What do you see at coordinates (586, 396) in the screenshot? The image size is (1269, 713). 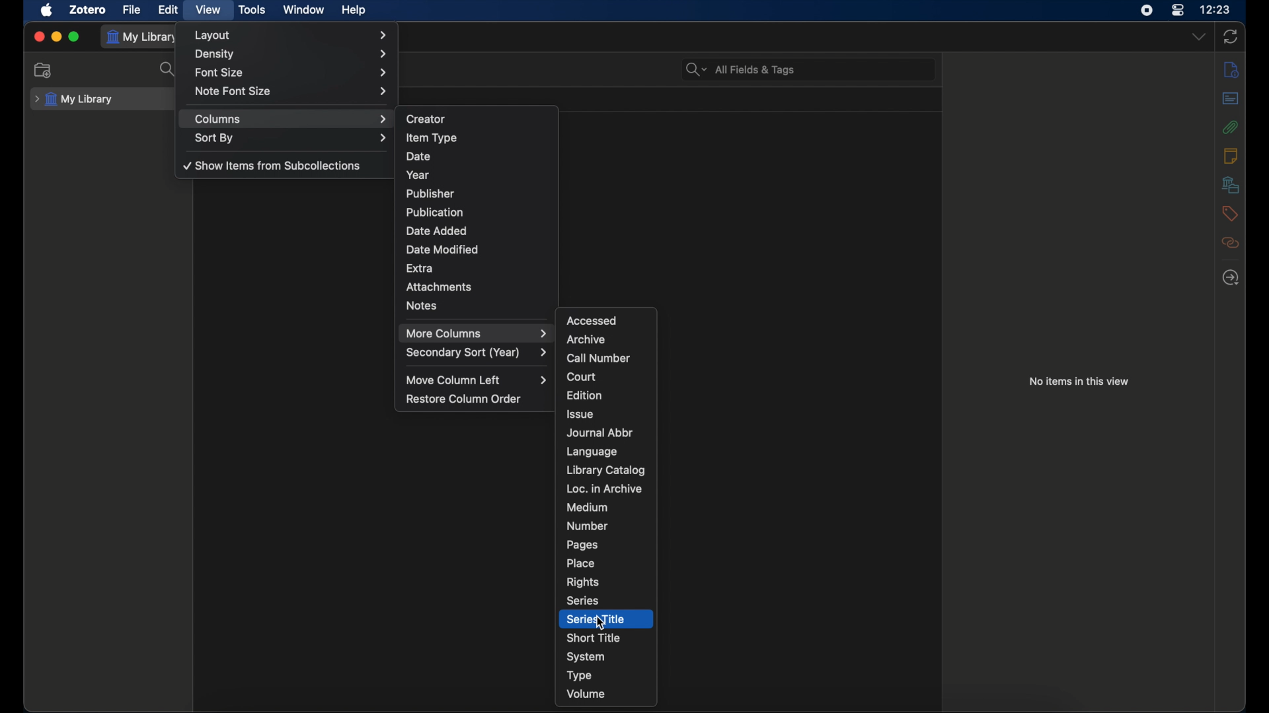 I see `edition` at bounding box center [586, 396].